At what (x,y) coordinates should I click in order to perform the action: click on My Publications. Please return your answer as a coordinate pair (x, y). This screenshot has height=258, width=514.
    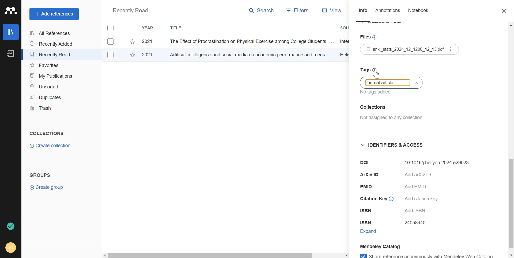
    Looking at the image, I should click on (52, 76).